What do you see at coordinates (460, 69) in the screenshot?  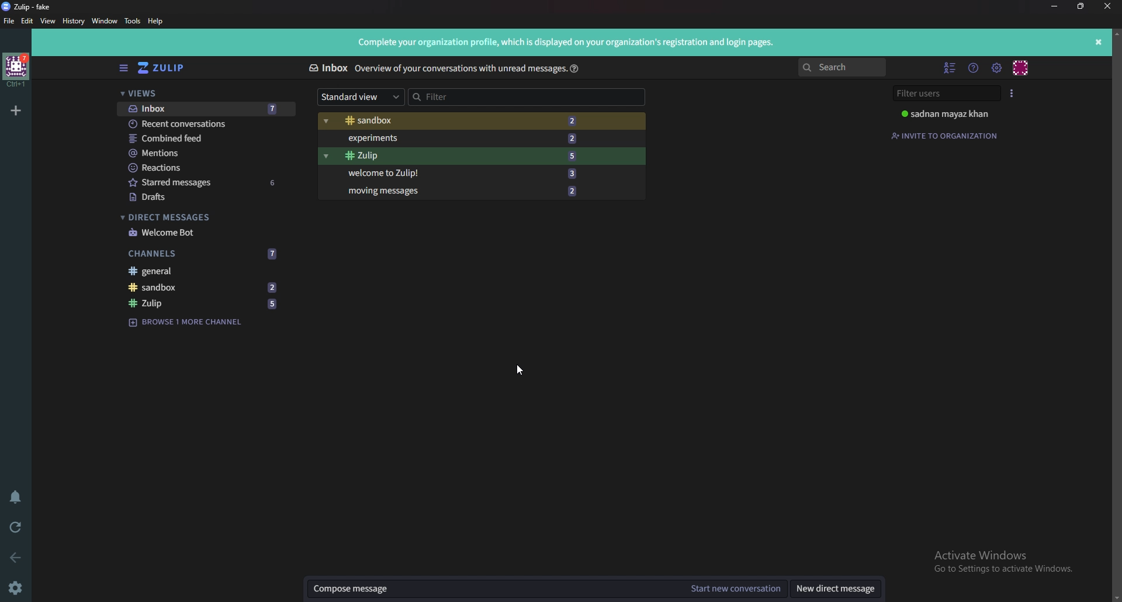 I see `Iverview of your conversations with unread message:` at bounding box center [460, 69].